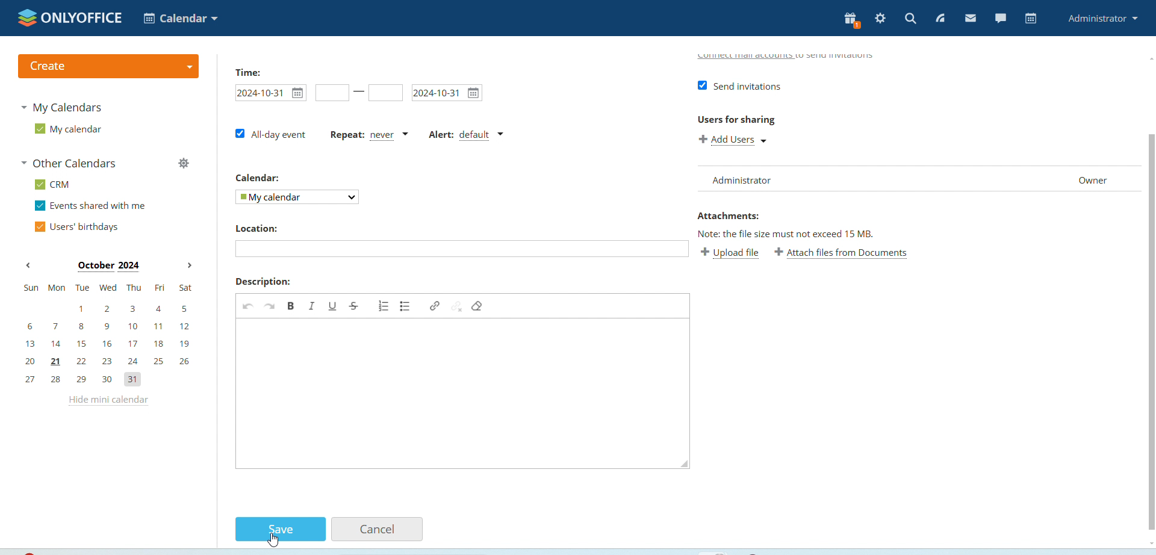 Image resolution: width=1156 pixels, height=555 pixels. What do you see at coordinates (271, 134) in the screenshot?
I see `All day event check box ` at bounding box center [271, 134].